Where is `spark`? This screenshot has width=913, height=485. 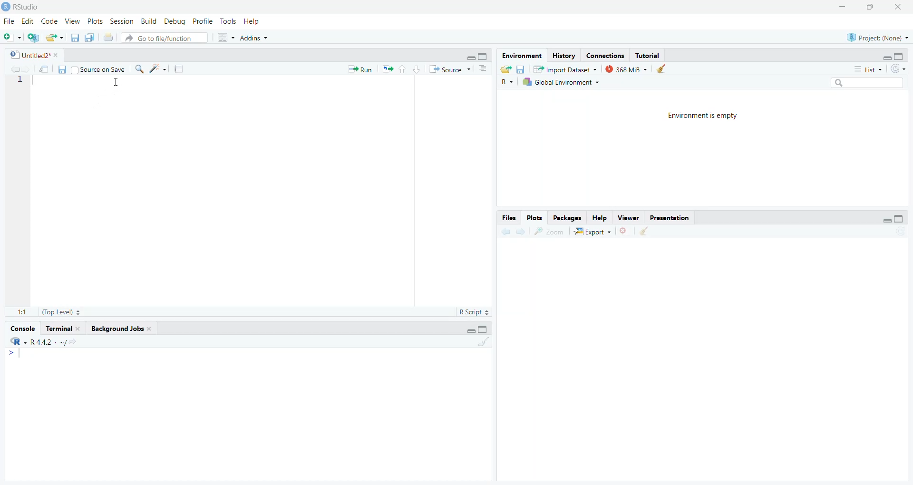 spark is located at coordinates (157, 68).